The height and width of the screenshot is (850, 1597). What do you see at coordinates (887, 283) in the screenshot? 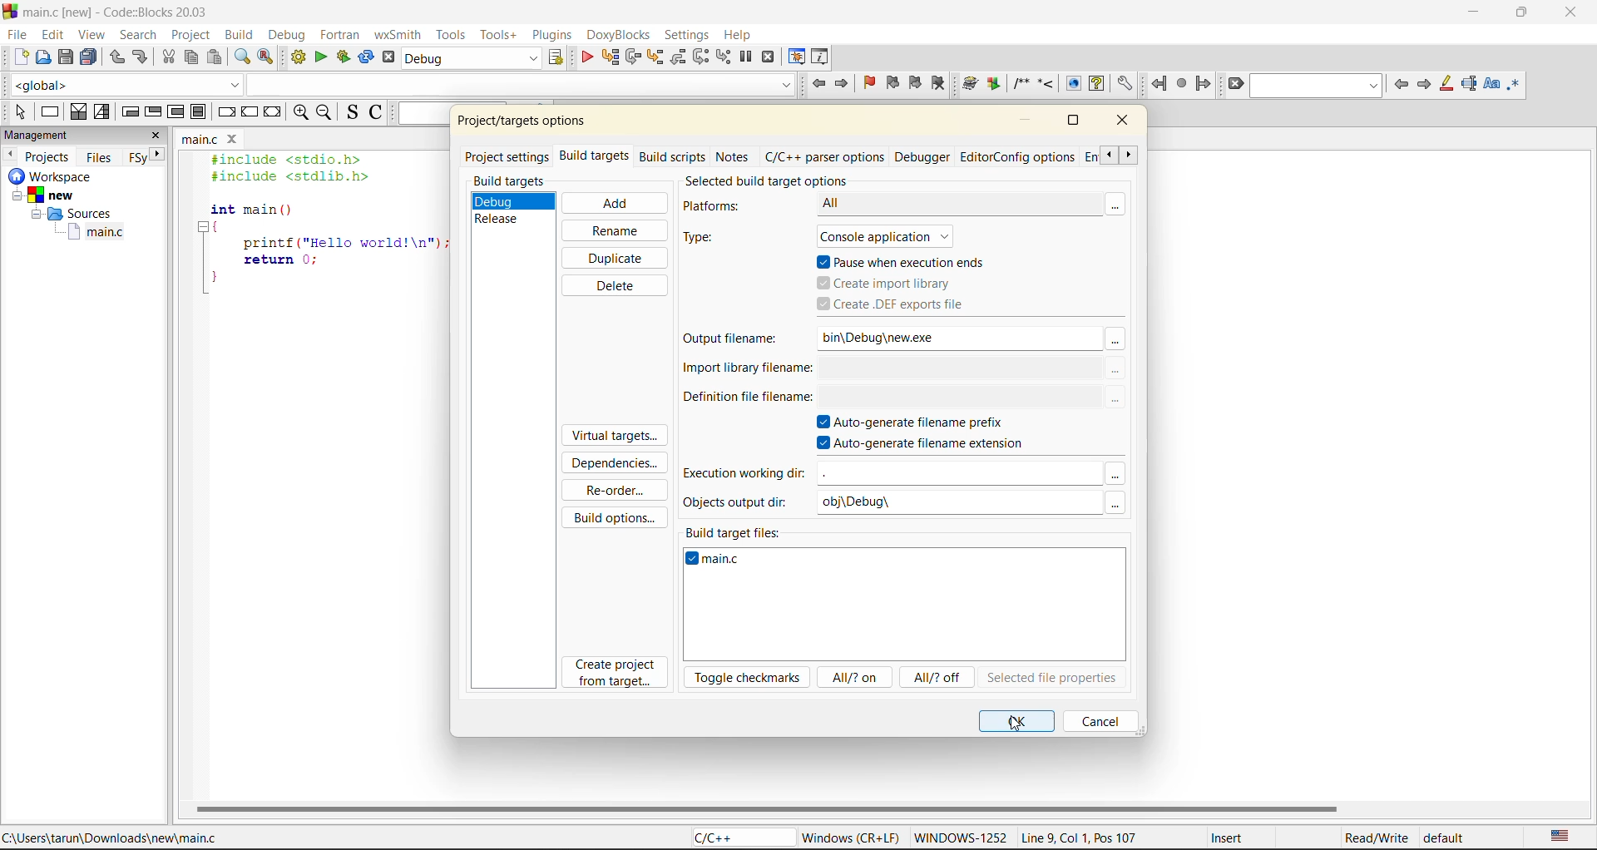
I see `create import library` at bounding box center [887, 283].